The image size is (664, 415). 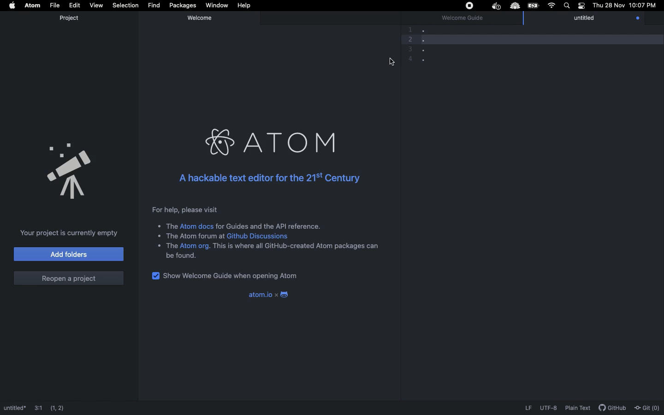 I want to click on Welcome guide, so click(x=462, y=19).